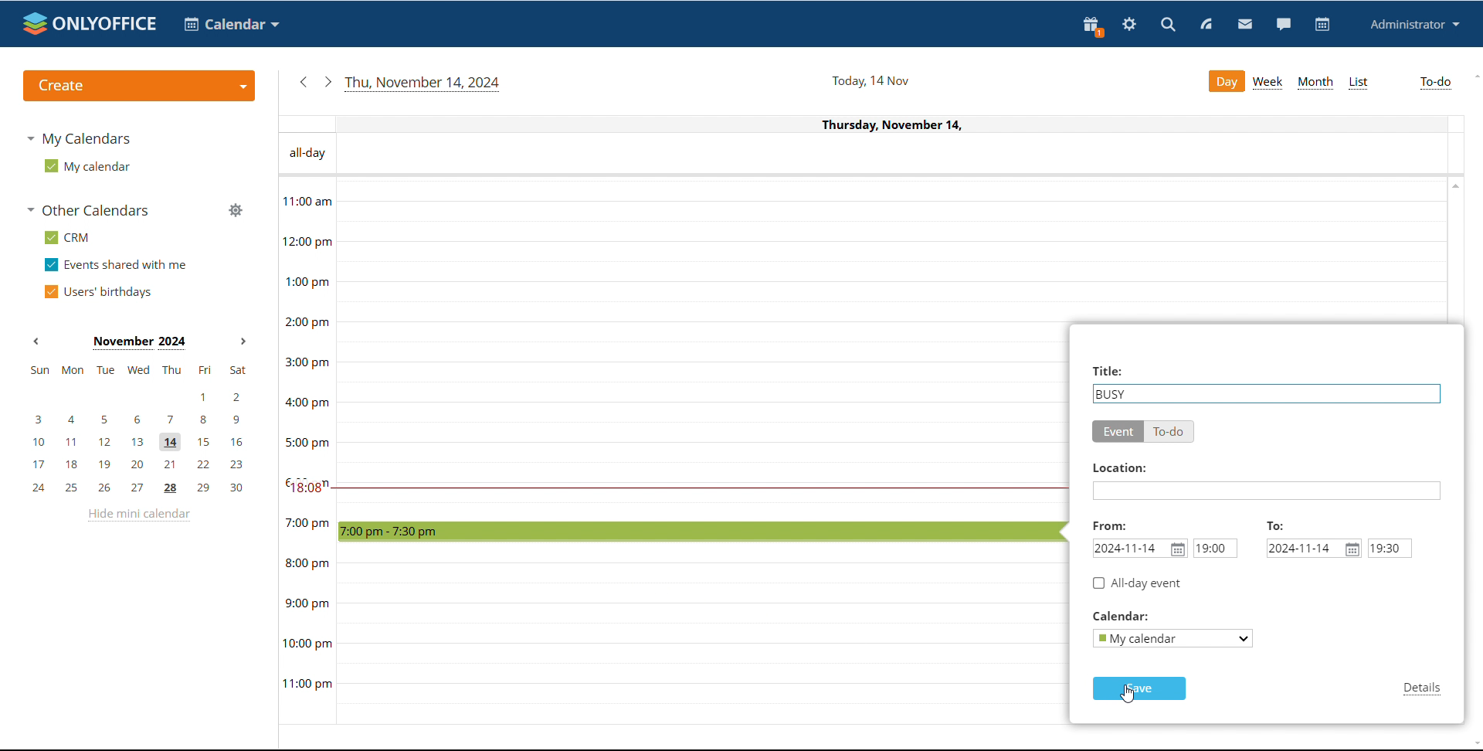  Describe the element at coordinates (1226, 81) in the screenshot. I see `day view` at that location.